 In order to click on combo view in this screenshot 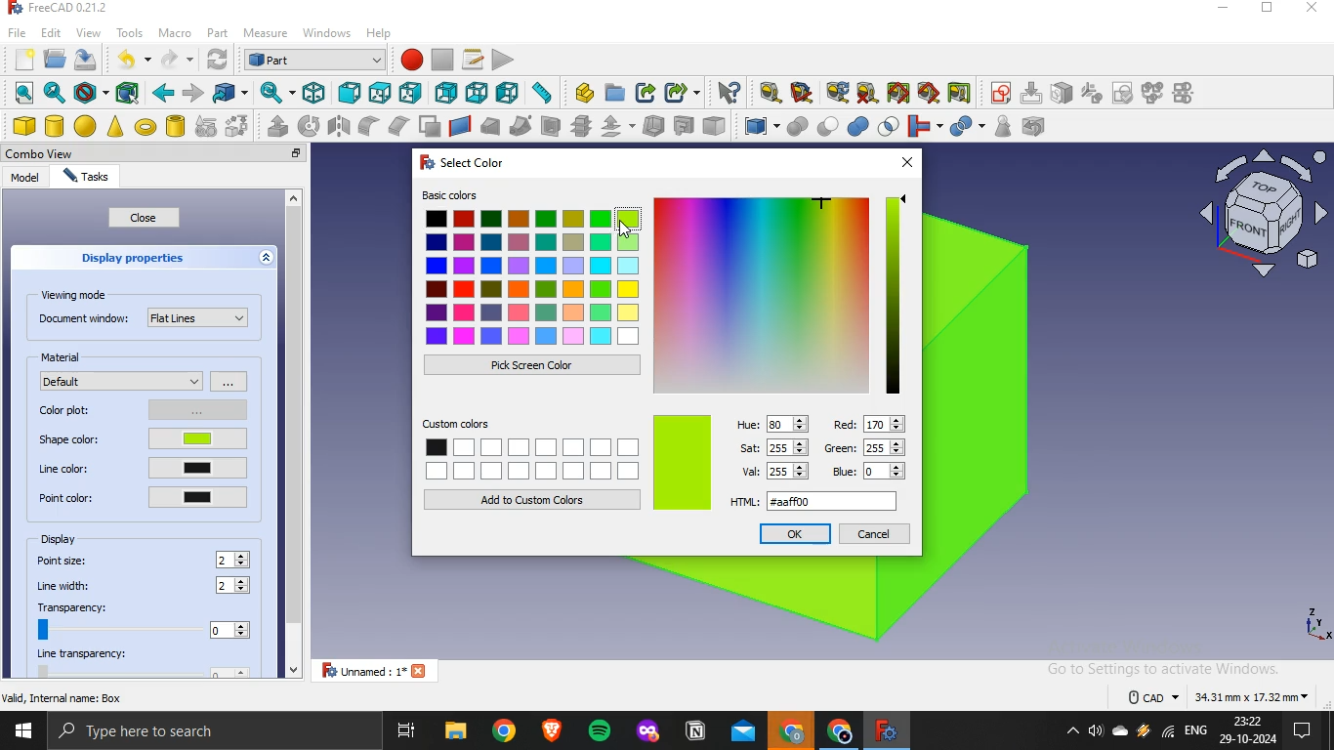, I will do `click(44, 153)`.